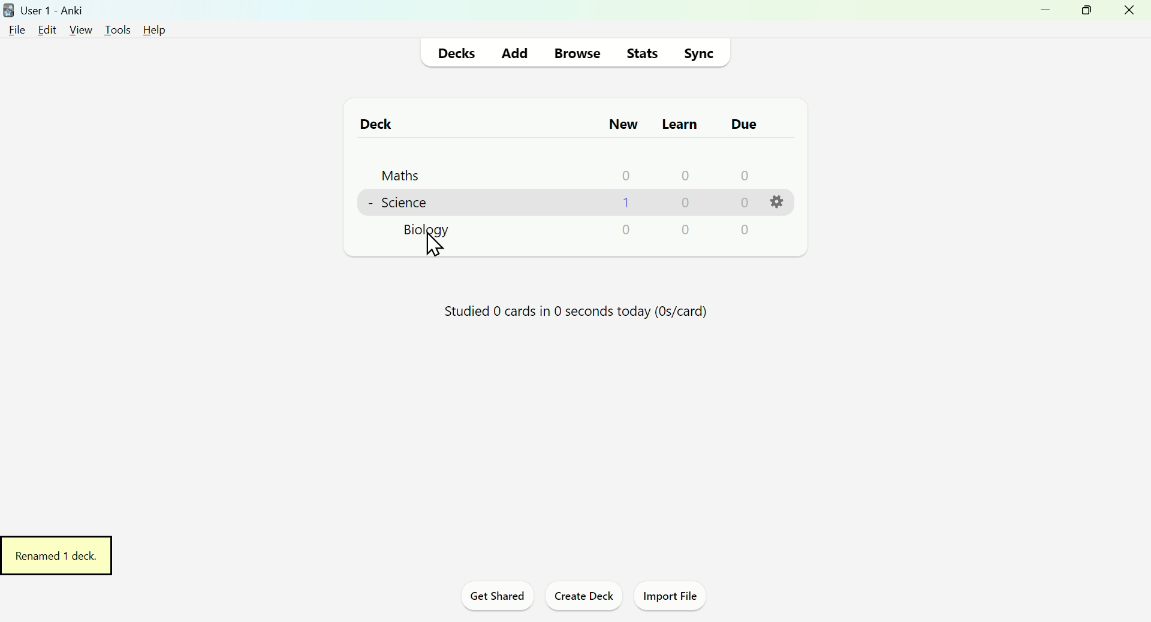 The height and width of the screenshot is (622, 1151). I want to click on , so click(1086, 12).